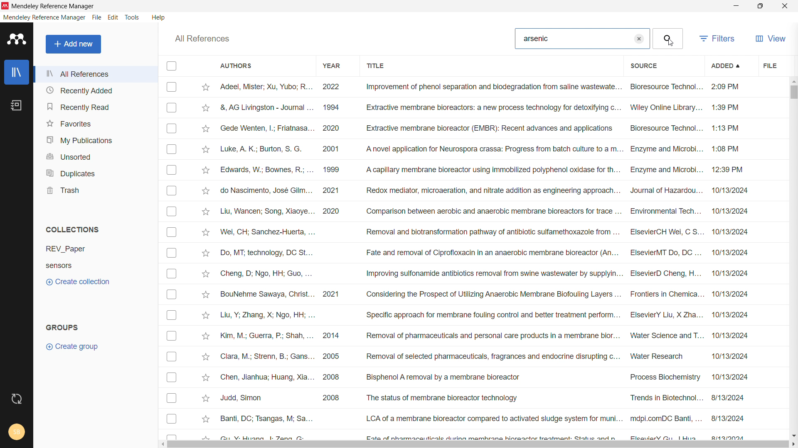 The width and height of the screenshot is (798, 448). Describe the element at coordinates (491, 66) in the screenshot. I see `title` at that location.